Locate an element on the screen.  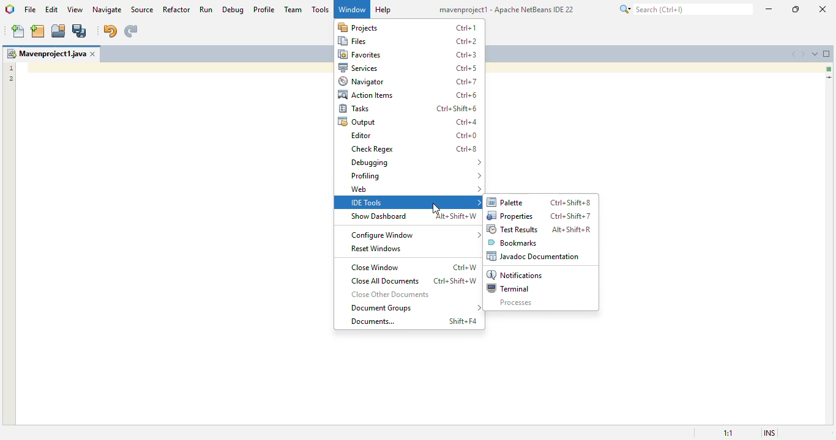
maximize window is located at coordinates (827, 54).